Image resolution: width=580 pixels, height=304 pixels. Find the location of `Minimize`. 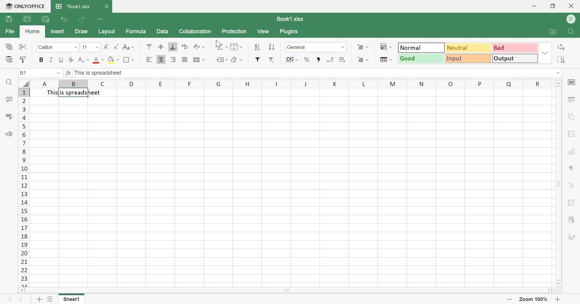

Minimize is located at coordinates (534, 6).